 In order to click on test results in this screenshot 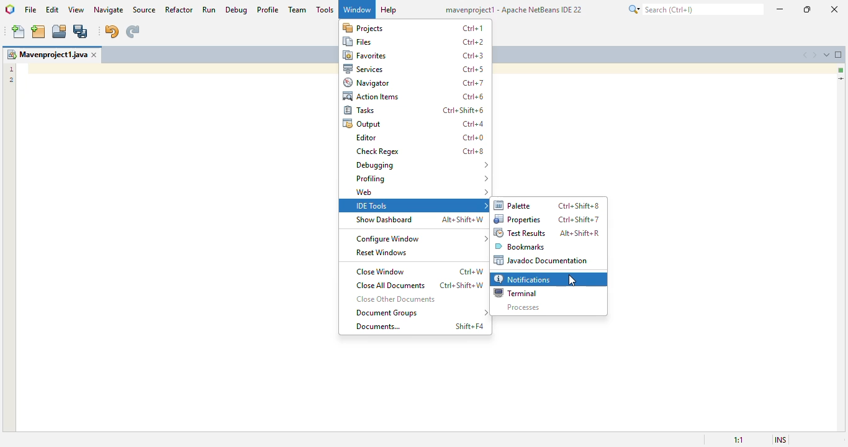, I will do `click(520, 233)`.